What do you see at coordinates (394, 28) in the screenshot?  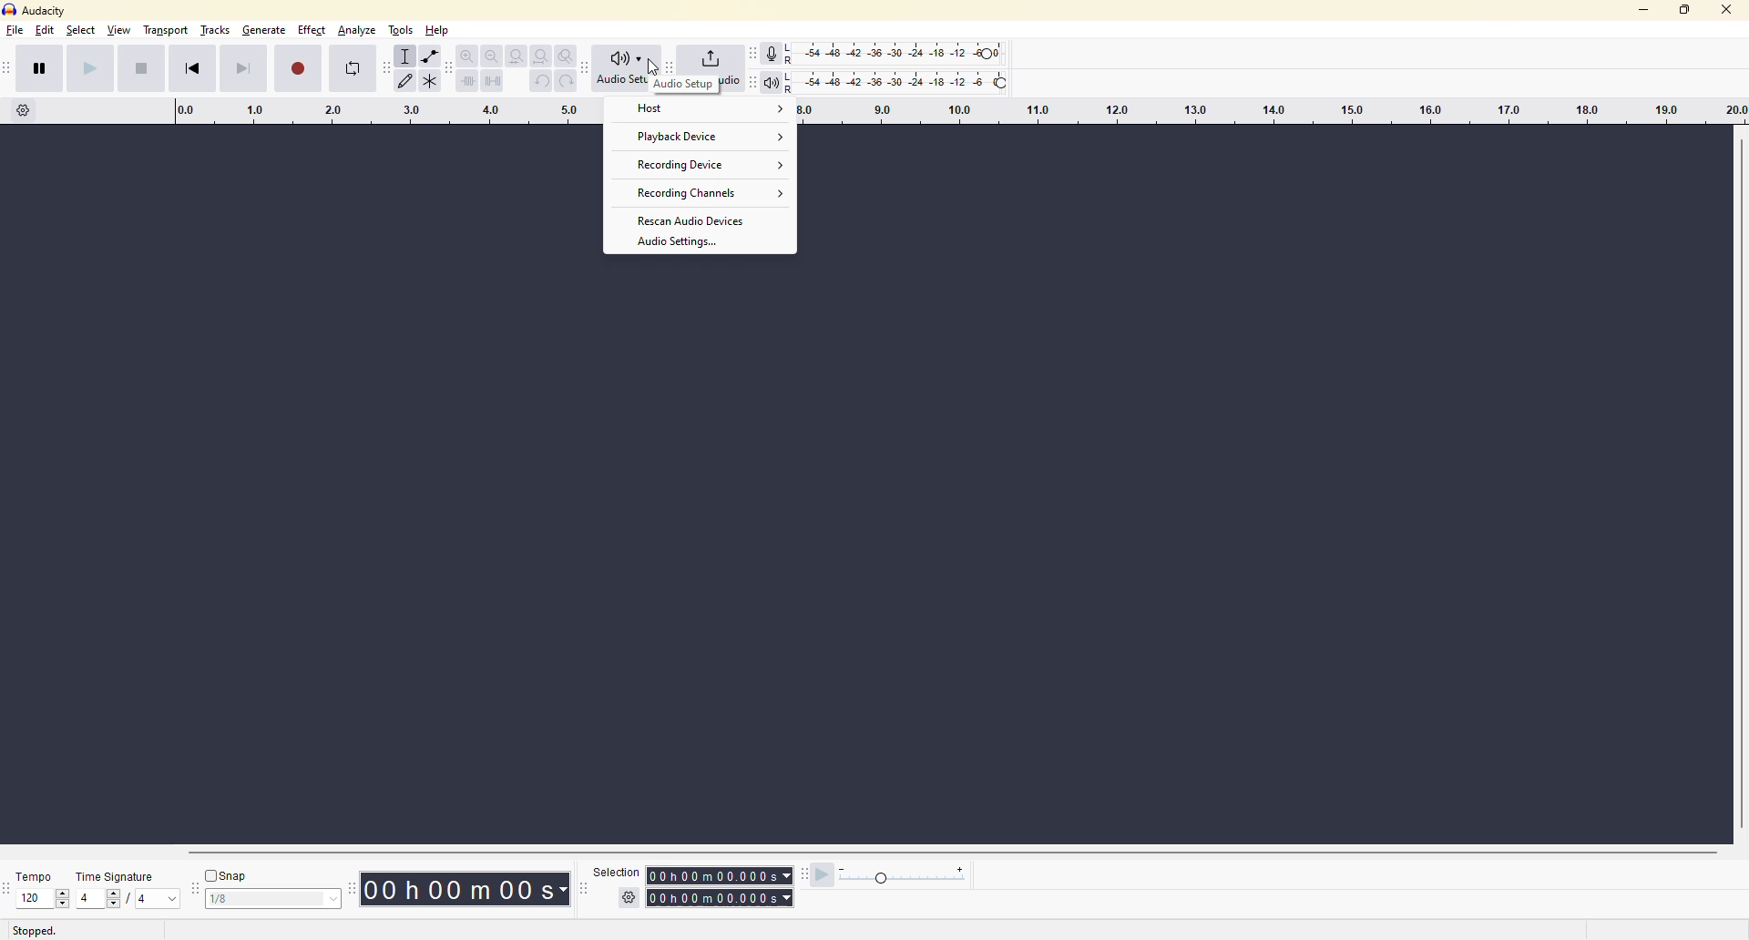 I see `tools` at bounding box center [394, 28].